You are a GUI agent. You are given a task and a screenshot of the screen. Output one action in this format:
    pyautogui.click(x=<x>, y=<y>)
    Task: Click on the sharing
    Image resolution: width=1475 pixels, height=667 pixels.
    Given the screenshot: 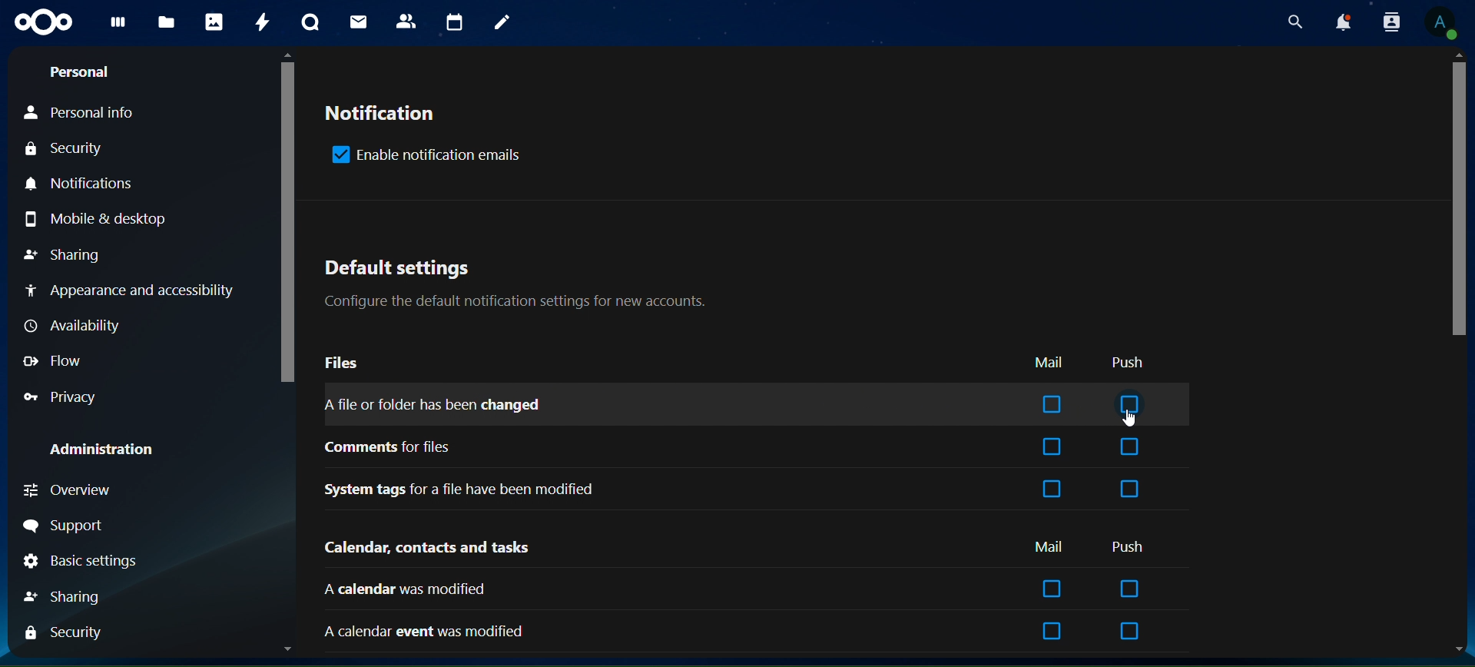 What is the action you would take?
    pyautogui.click(x=64, y=254)
    